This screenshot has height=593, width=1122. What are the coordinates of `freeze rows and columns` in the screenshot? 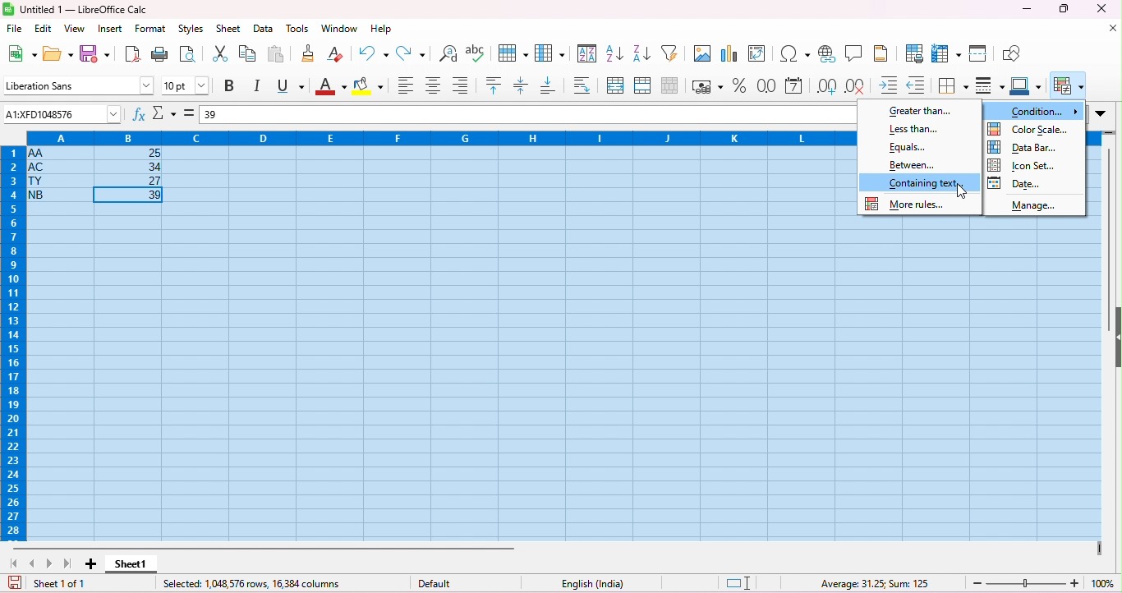 It's located at (947, 53).